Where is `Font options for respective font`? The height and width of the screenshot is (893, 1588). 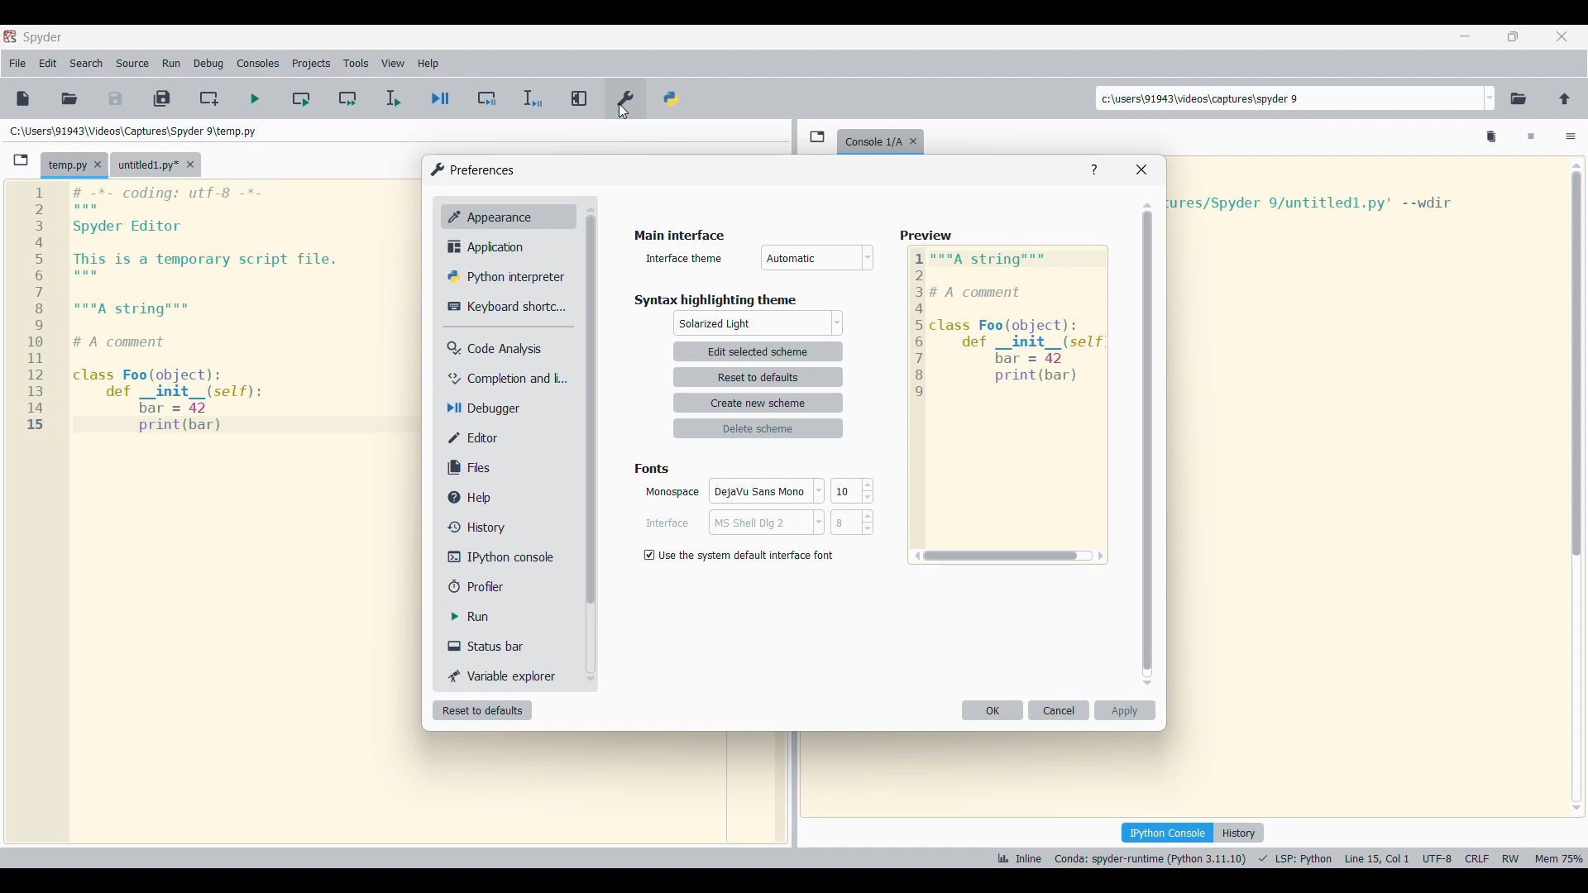
Font options for respective font is located at coordinates (768, 507).